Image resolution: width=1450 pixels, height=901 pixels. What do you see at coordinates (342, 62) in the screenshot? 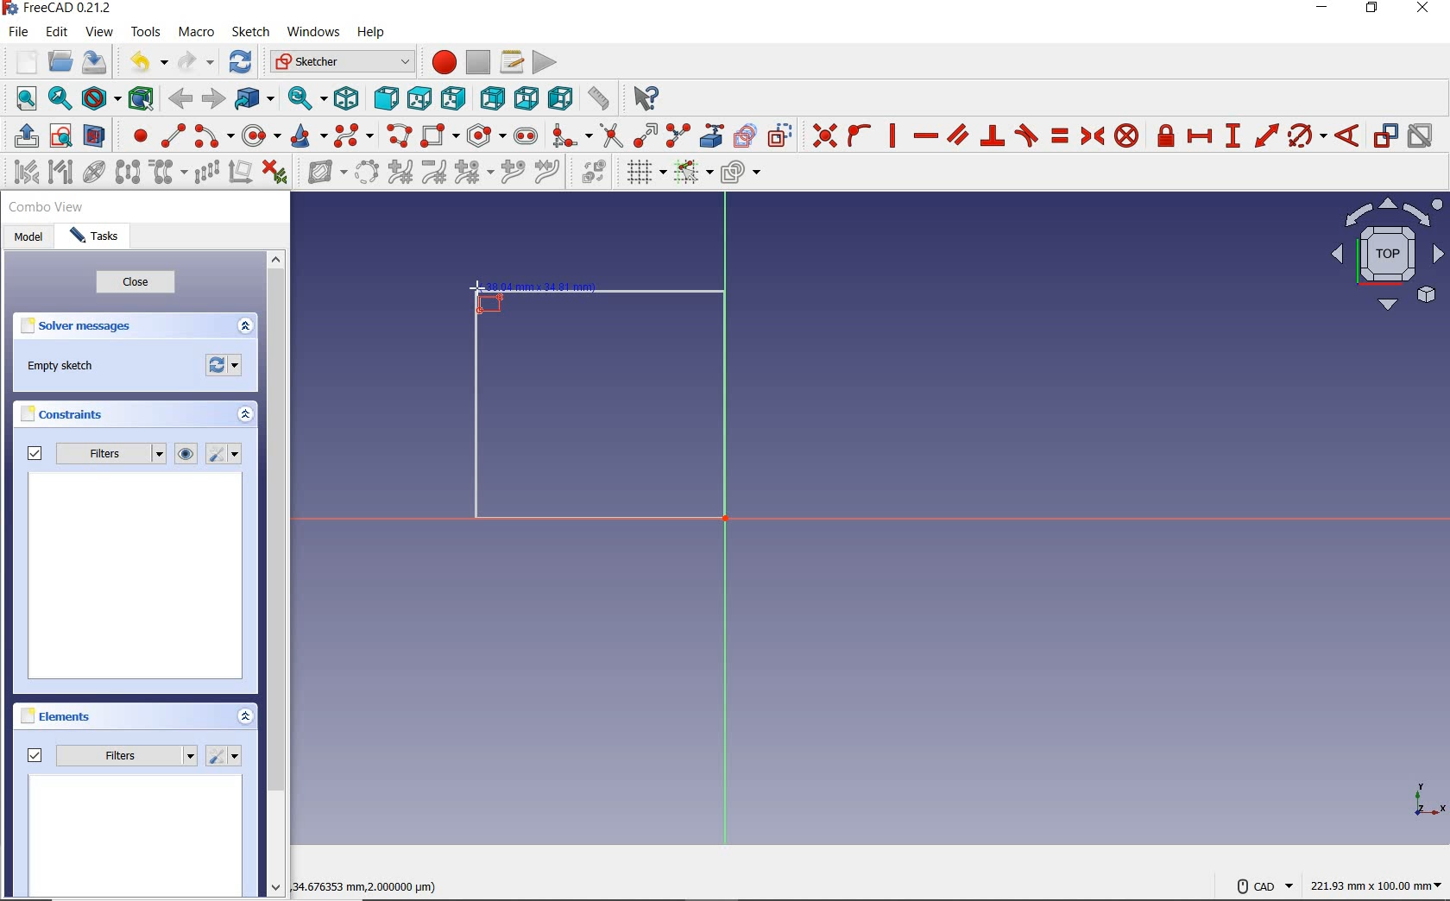
I see `switch between workbenches` at bounding box center [342, 62].